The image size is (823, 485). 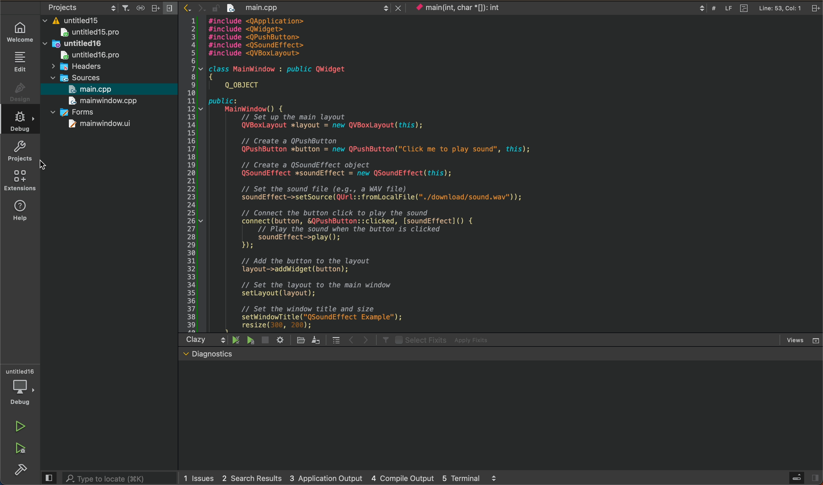 I want to click on logs, so click(x=342, y=478).